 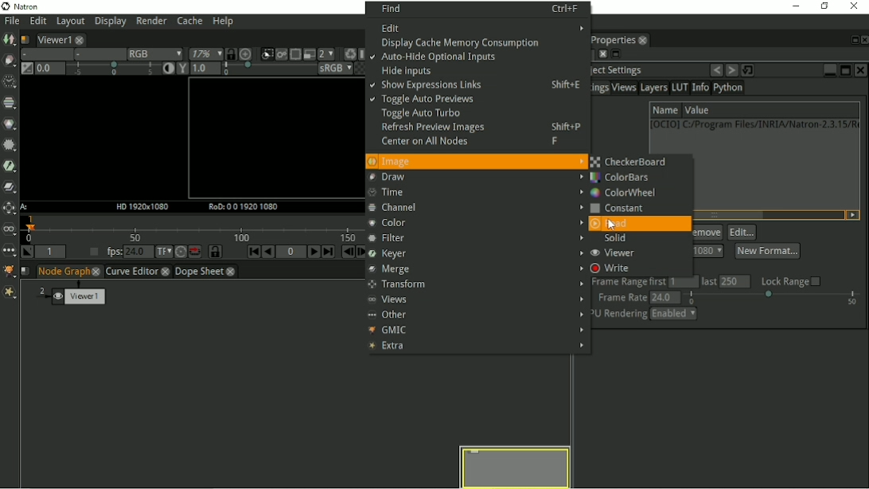 I want to click on Value, so click(x=697, y=111).